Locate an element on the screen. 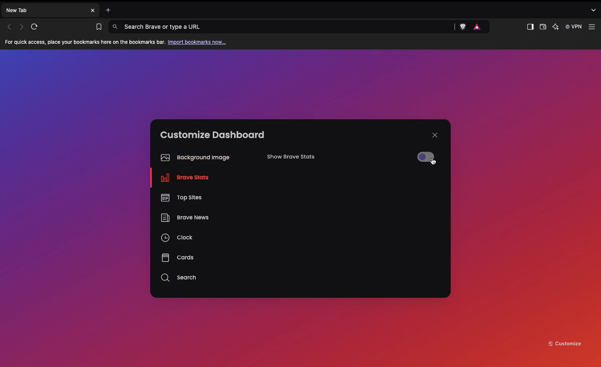  Sidebar is located at coordinates (529, 27).